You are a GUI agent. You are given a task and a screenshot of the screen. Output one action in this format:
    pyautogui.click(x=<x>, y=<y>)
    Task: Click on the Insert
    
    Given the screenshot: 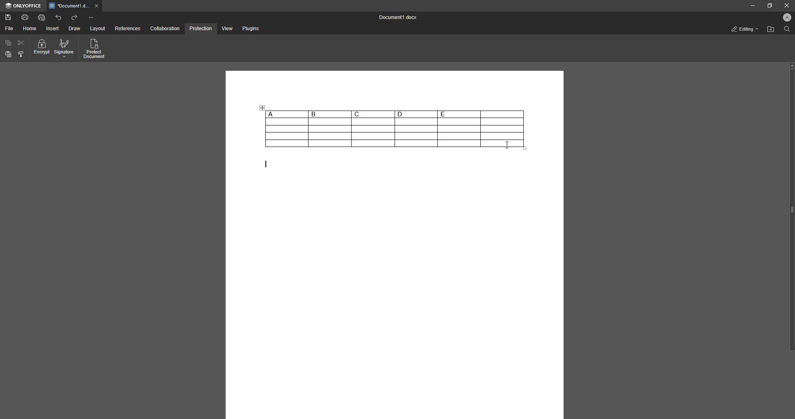 What is the action you would take?
    pyautogui.click(x=53, y=29)
    